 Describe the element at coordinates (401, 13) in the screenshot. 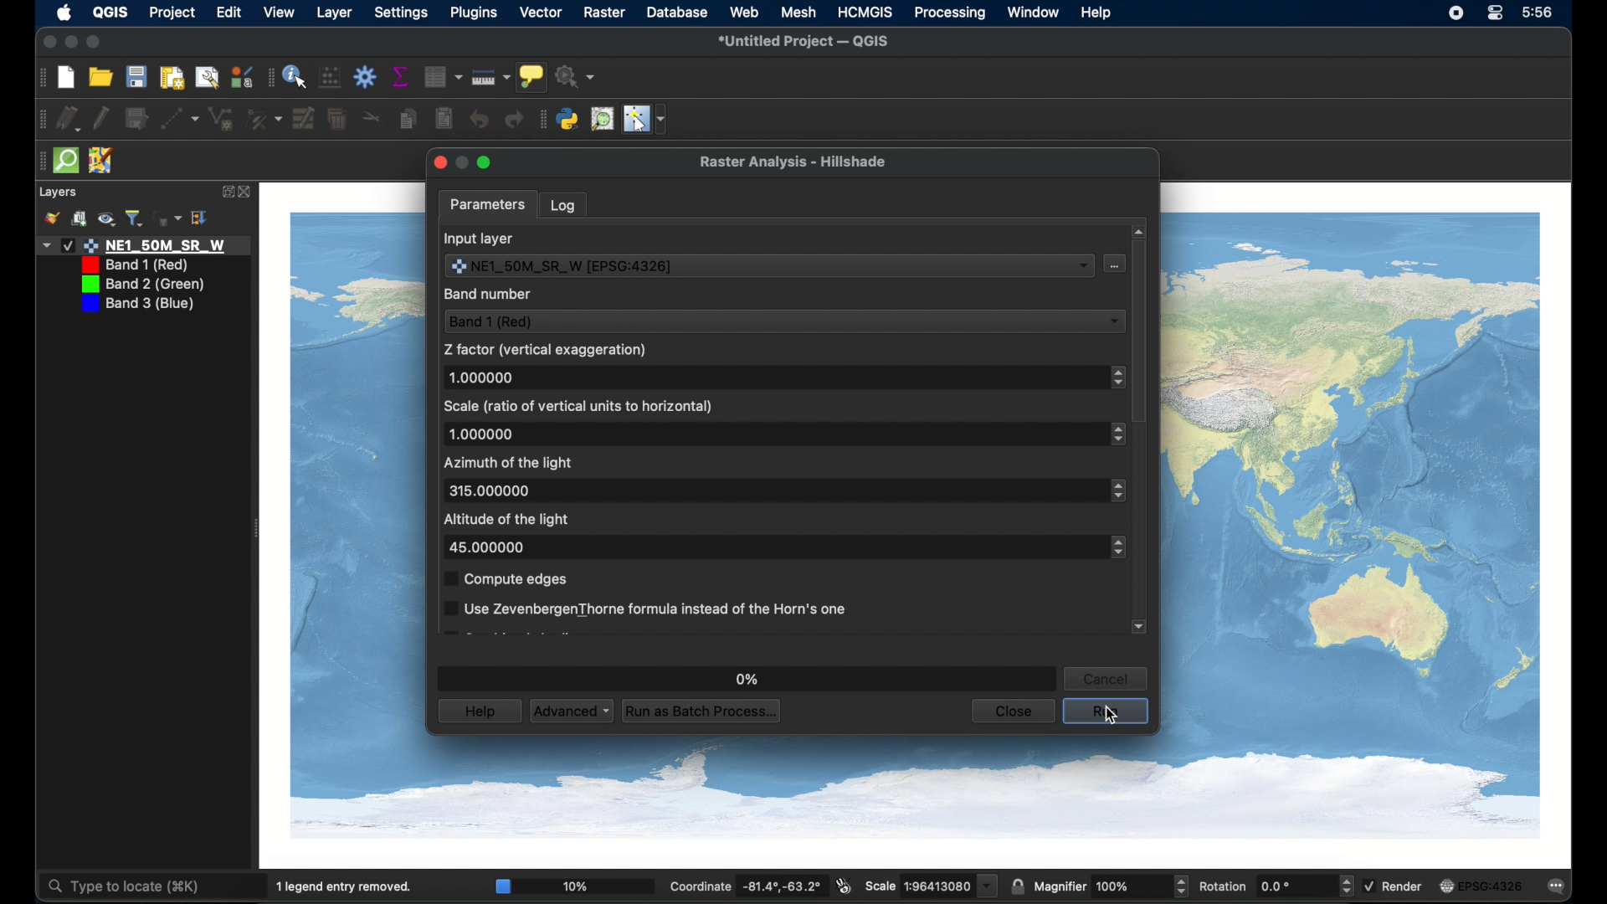

I see `settings` at that location.